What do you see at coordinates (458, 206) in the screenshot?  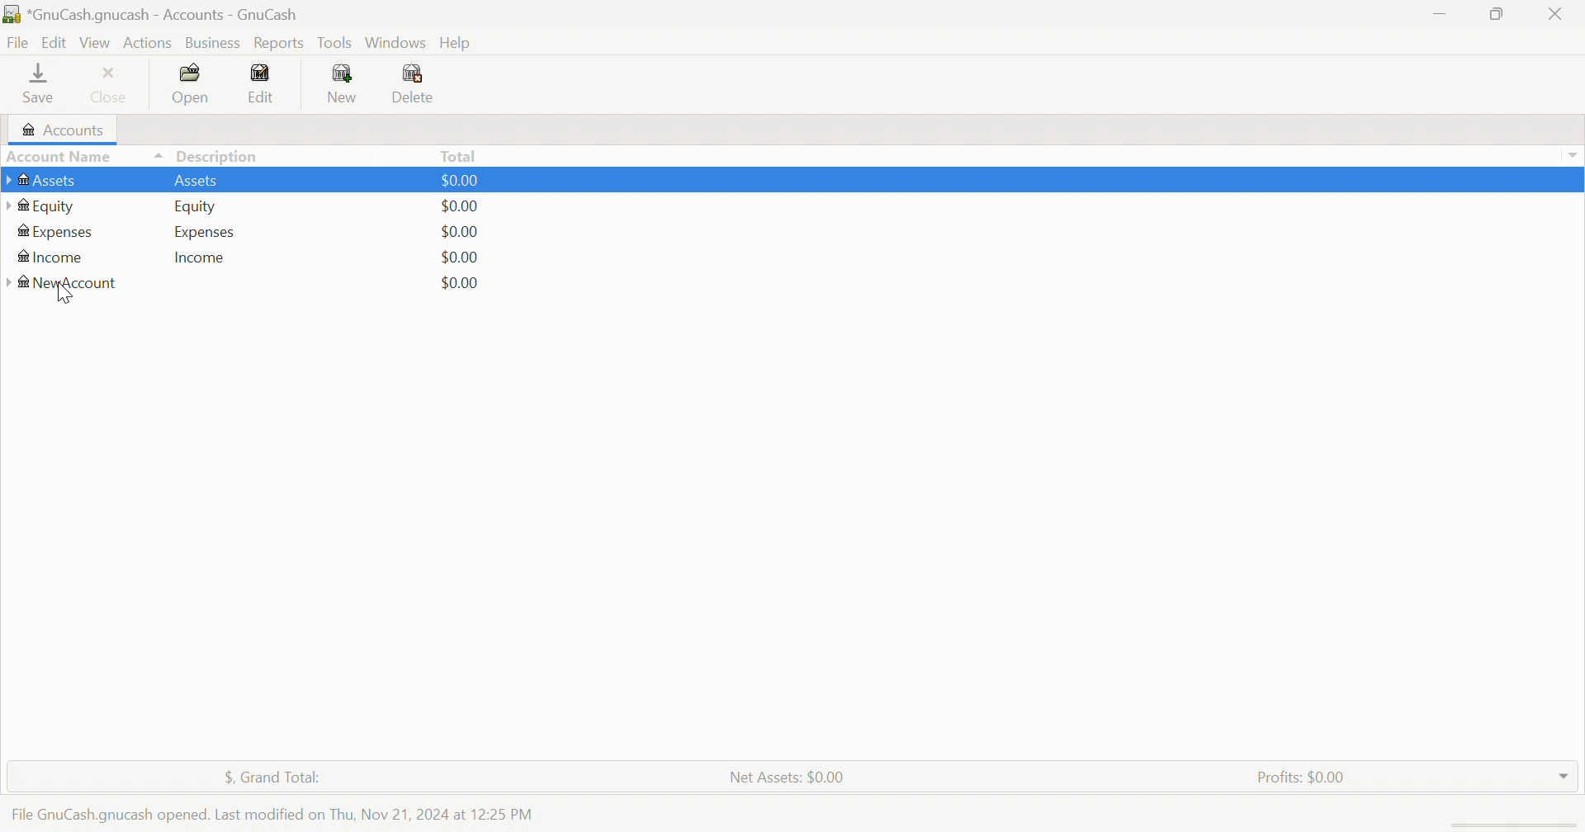 I see `$0.00` at bounding box center [458, 206].